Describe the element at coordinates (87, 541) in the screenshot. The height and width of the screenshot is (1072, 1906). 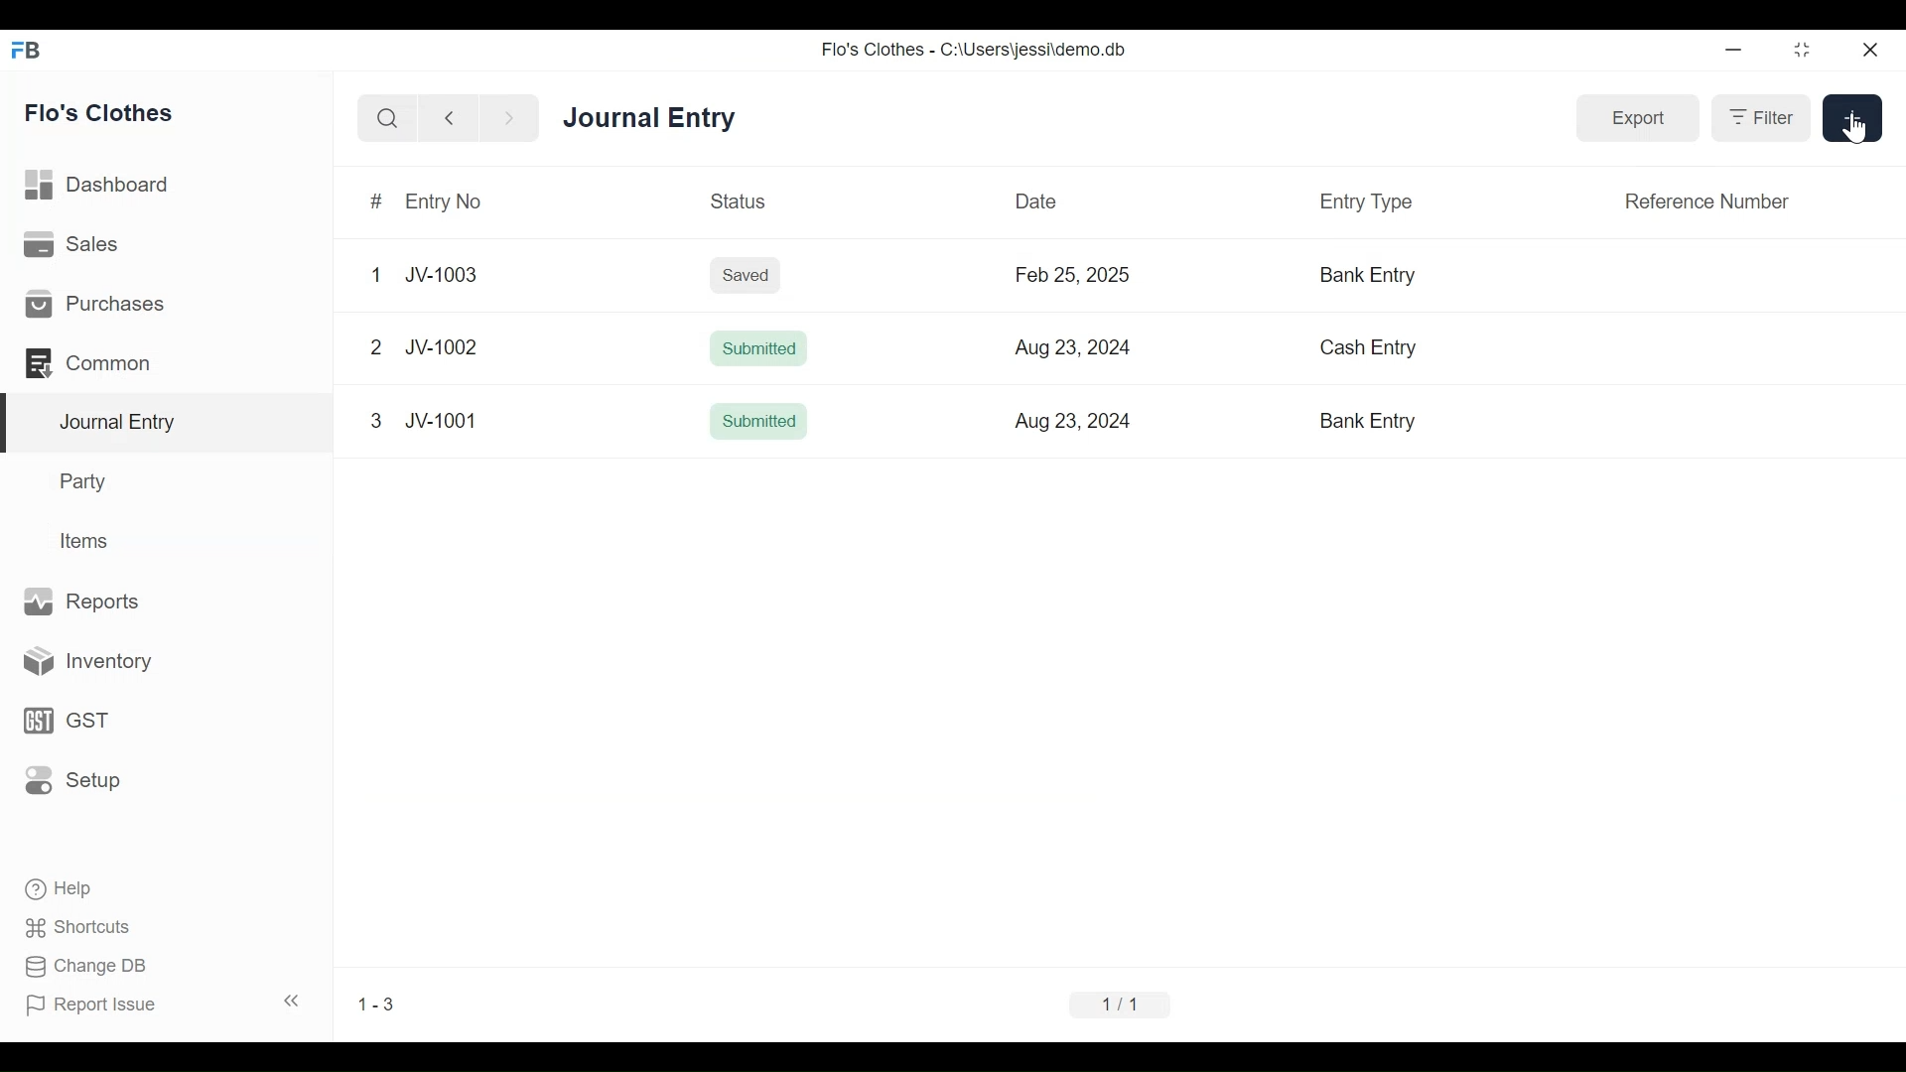
I see `Items` at that location.